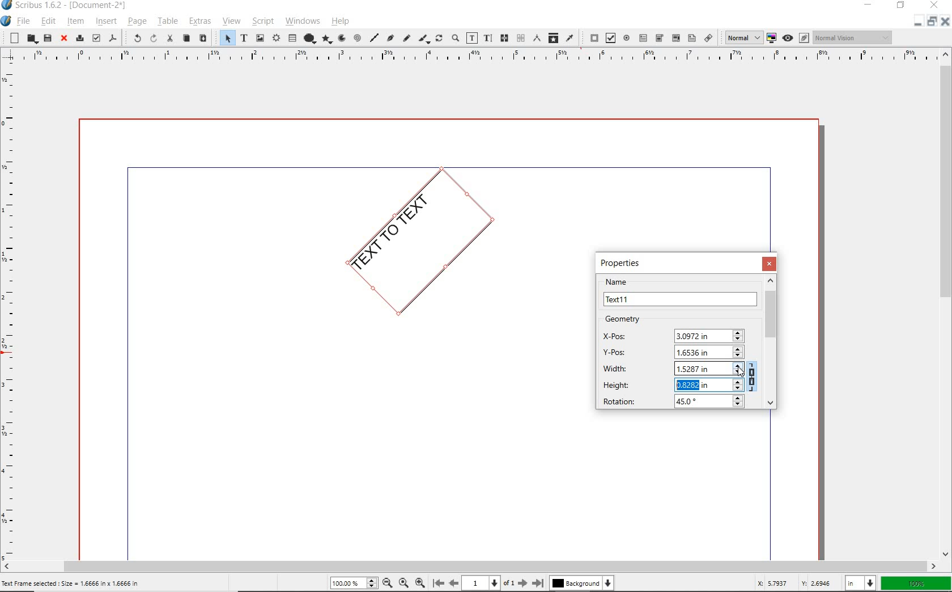 The width and height of the screenshot is (952, 592). What do you see at coordinates (554, 37) in the screenshot?
I see `copy item properties` at bounding box center [554, 37].